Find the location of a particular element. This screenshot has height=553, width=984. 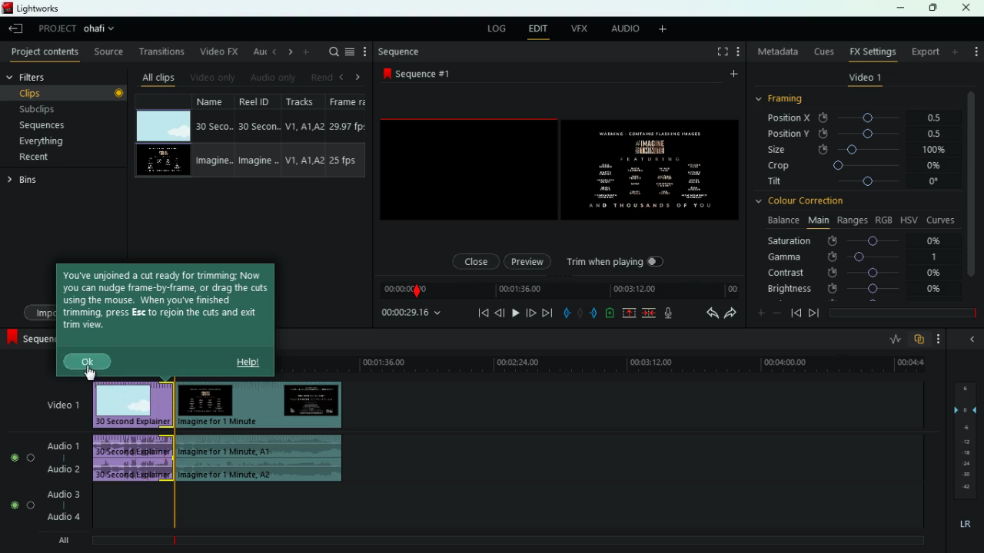

audio 4 is located at coordinates (63, 518).